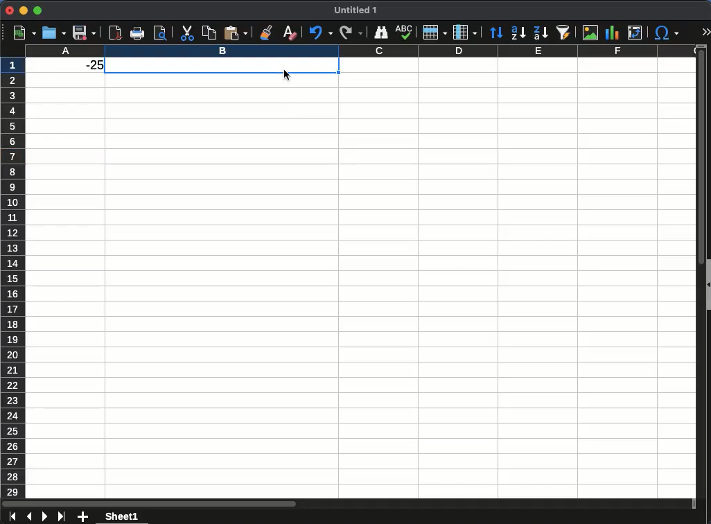 Image resolution: width=711 pixels, height=524 pixels. I want to click on special character, so click(667, 33).